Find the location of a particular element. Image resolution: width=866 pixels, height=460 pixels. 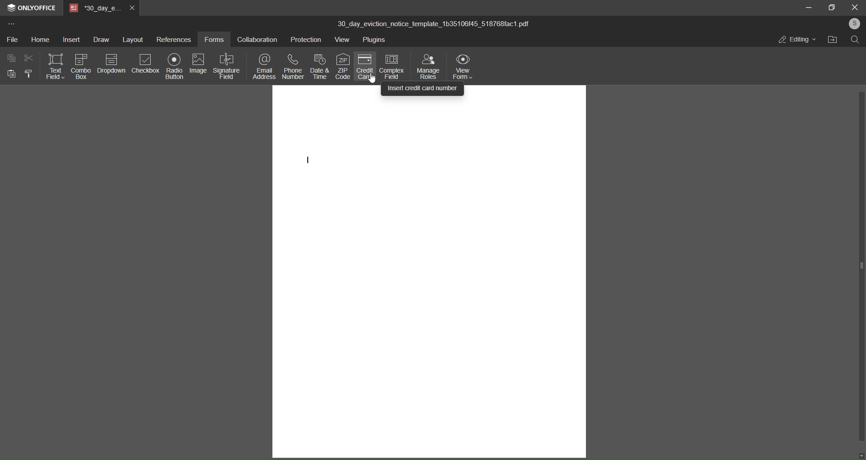

references is located at coordinates (174, 39).